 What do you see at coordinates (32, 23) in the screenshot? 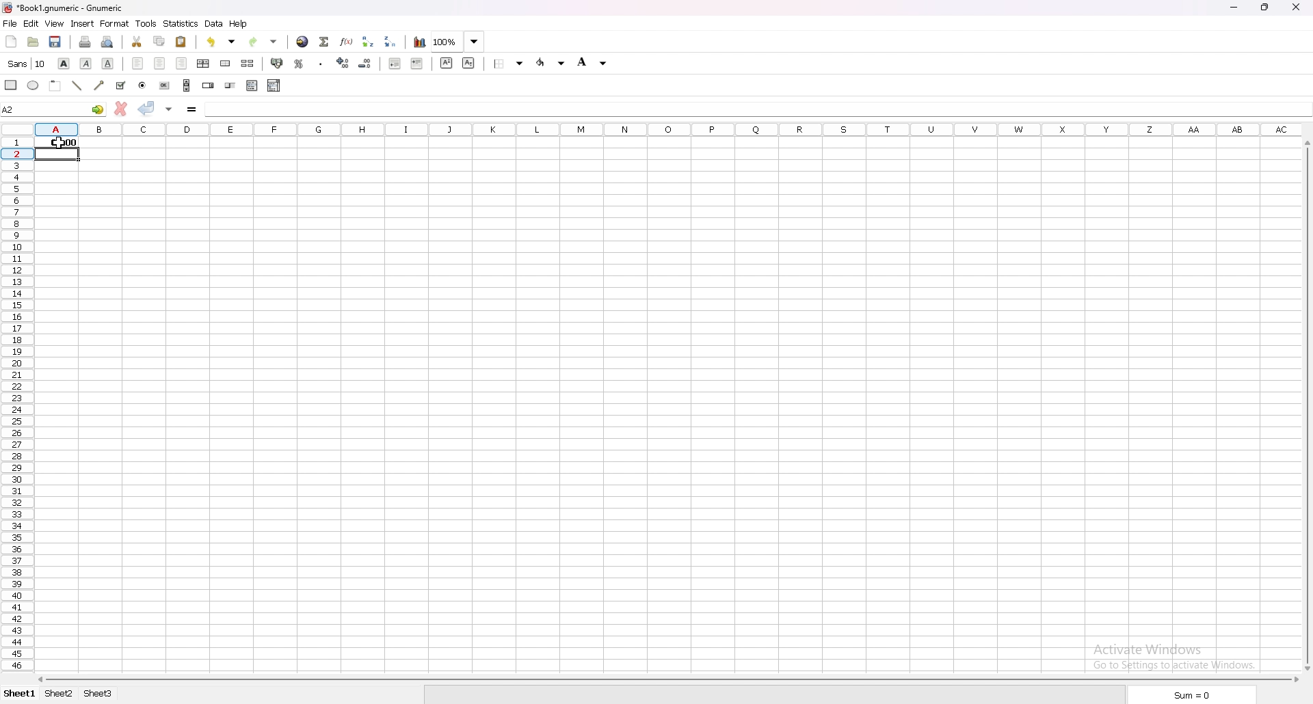
I see `edit` at bounding box center [32, 23].